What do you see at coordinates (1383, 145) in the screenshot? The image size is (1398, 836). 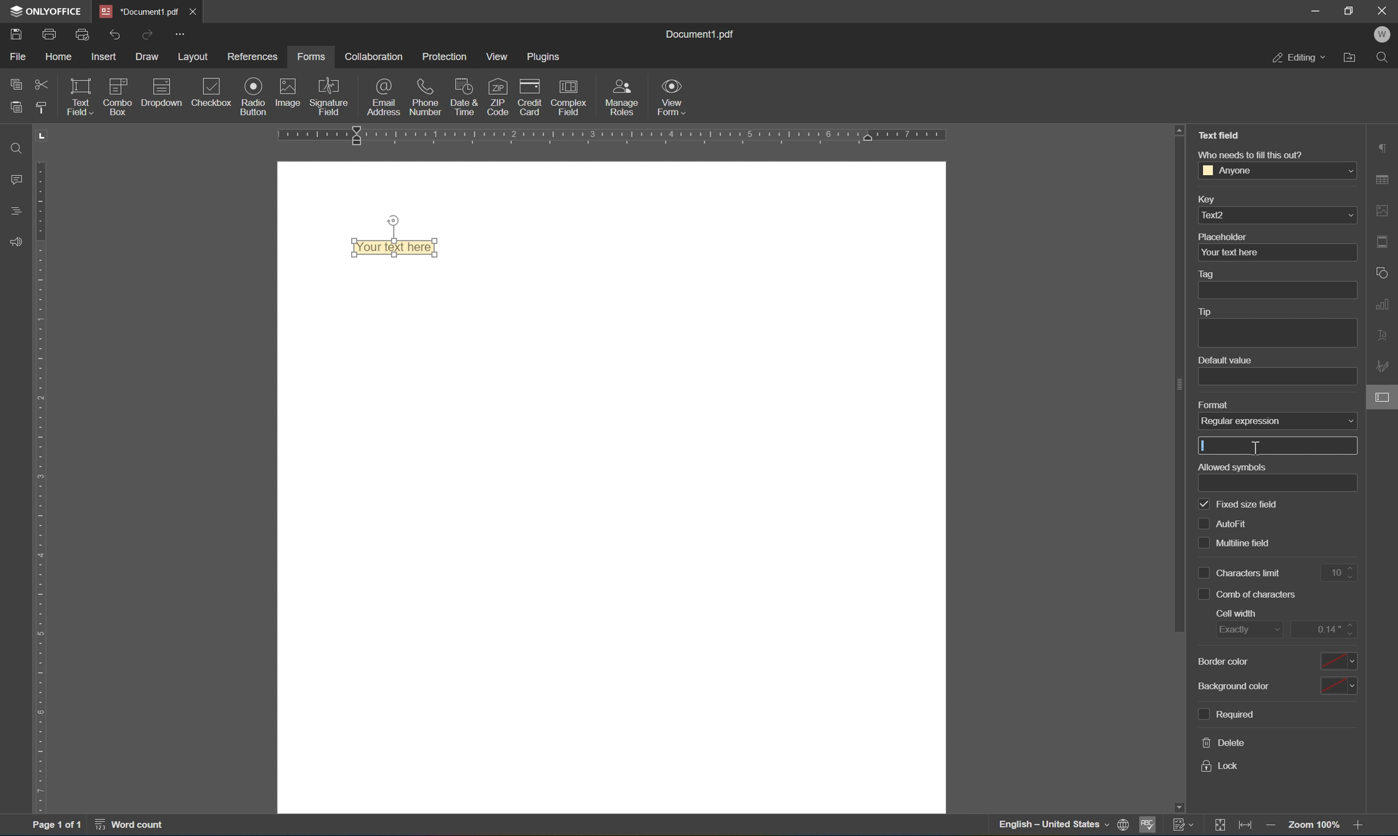 I see `paragraph settings` at bounding box center [1383, 145].